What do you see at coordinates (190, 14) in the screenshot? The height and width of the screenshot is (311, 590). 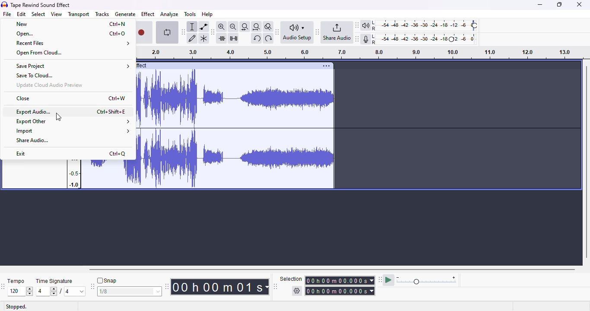 I see `tools` at bounding box center [190, 14].